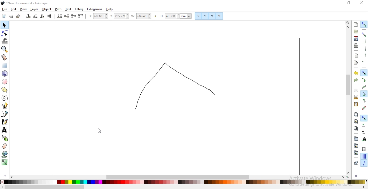  Describe the element at coordinates (212, 16) in the screenshot. I see `` at that location.